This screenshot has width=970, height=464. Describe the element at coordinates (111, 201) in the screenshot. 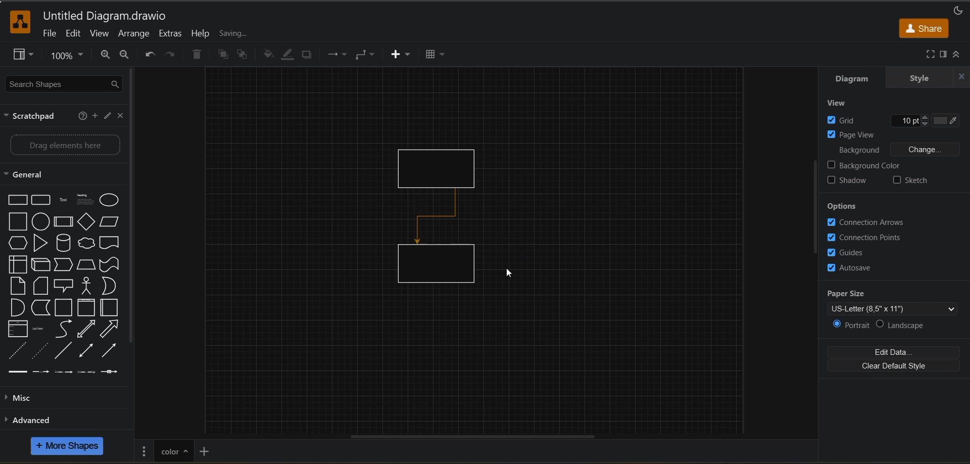

I see `Eclipse` at that location.